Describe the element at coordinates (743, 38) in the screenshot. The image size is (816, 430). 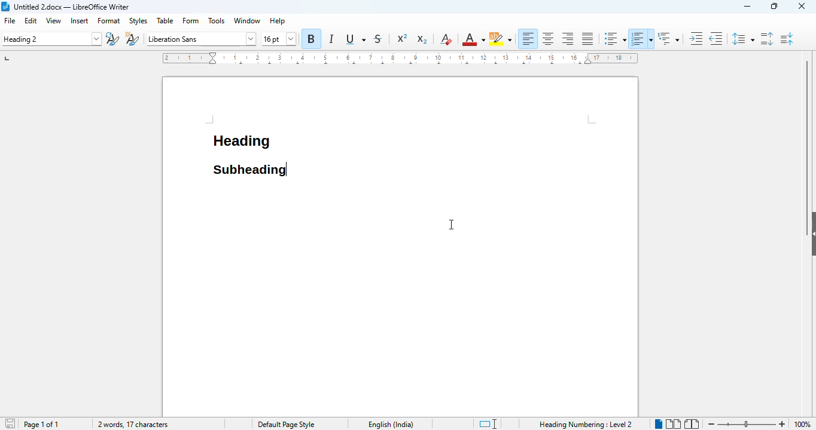
I see `set line spacing` at that location.